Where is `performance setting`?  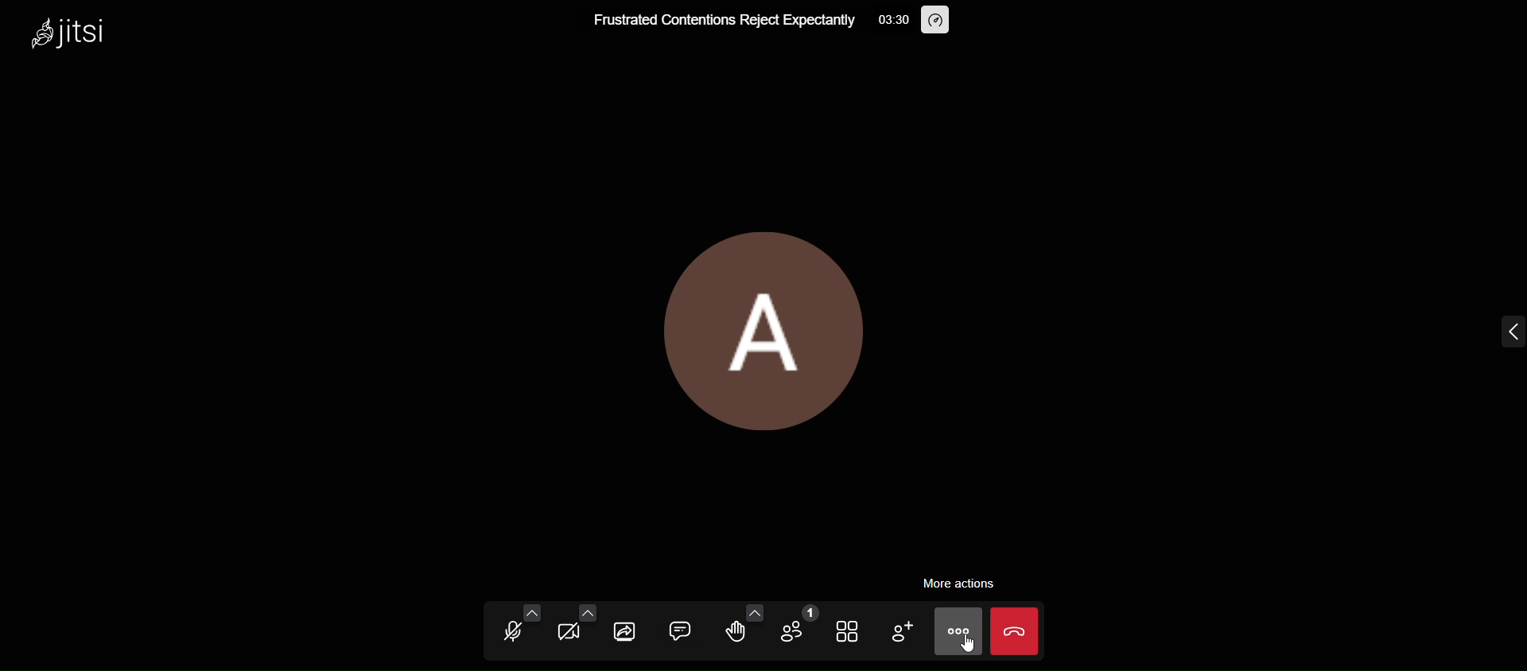 performance setting is located at coordinates (946, 23).